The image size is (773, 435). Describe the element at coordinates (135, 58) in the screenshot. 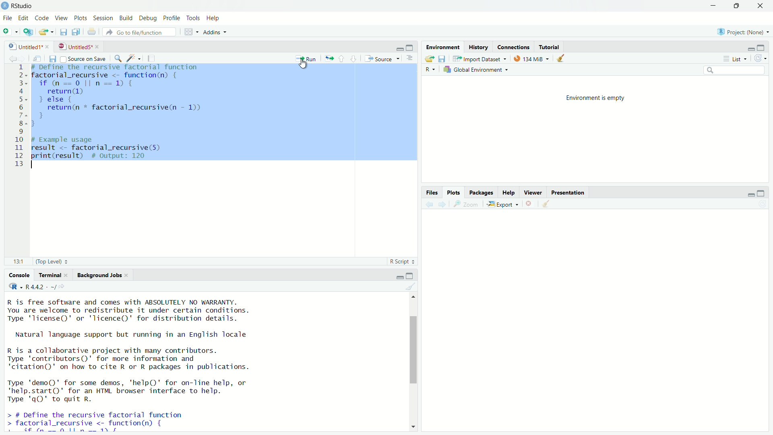

I see `Code Tools` at that location.